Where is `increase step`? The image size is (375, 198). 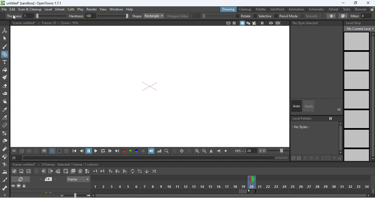
increase step is located at coordinates (103, 171).